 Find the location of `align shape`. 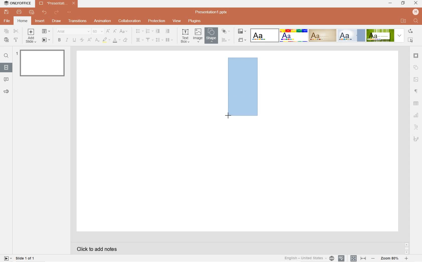

align shape is located at coordinates (226, 40).